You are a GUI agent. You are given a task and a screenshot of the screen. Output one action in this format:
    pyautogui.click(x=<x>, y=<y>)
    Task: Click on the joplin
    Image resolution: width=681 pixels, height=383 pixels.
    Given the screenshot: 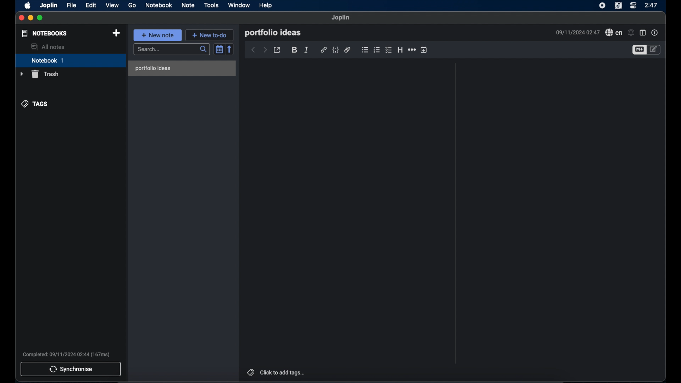 What is the action you would take?
    pyautogui.click(x=341, y=17)
    